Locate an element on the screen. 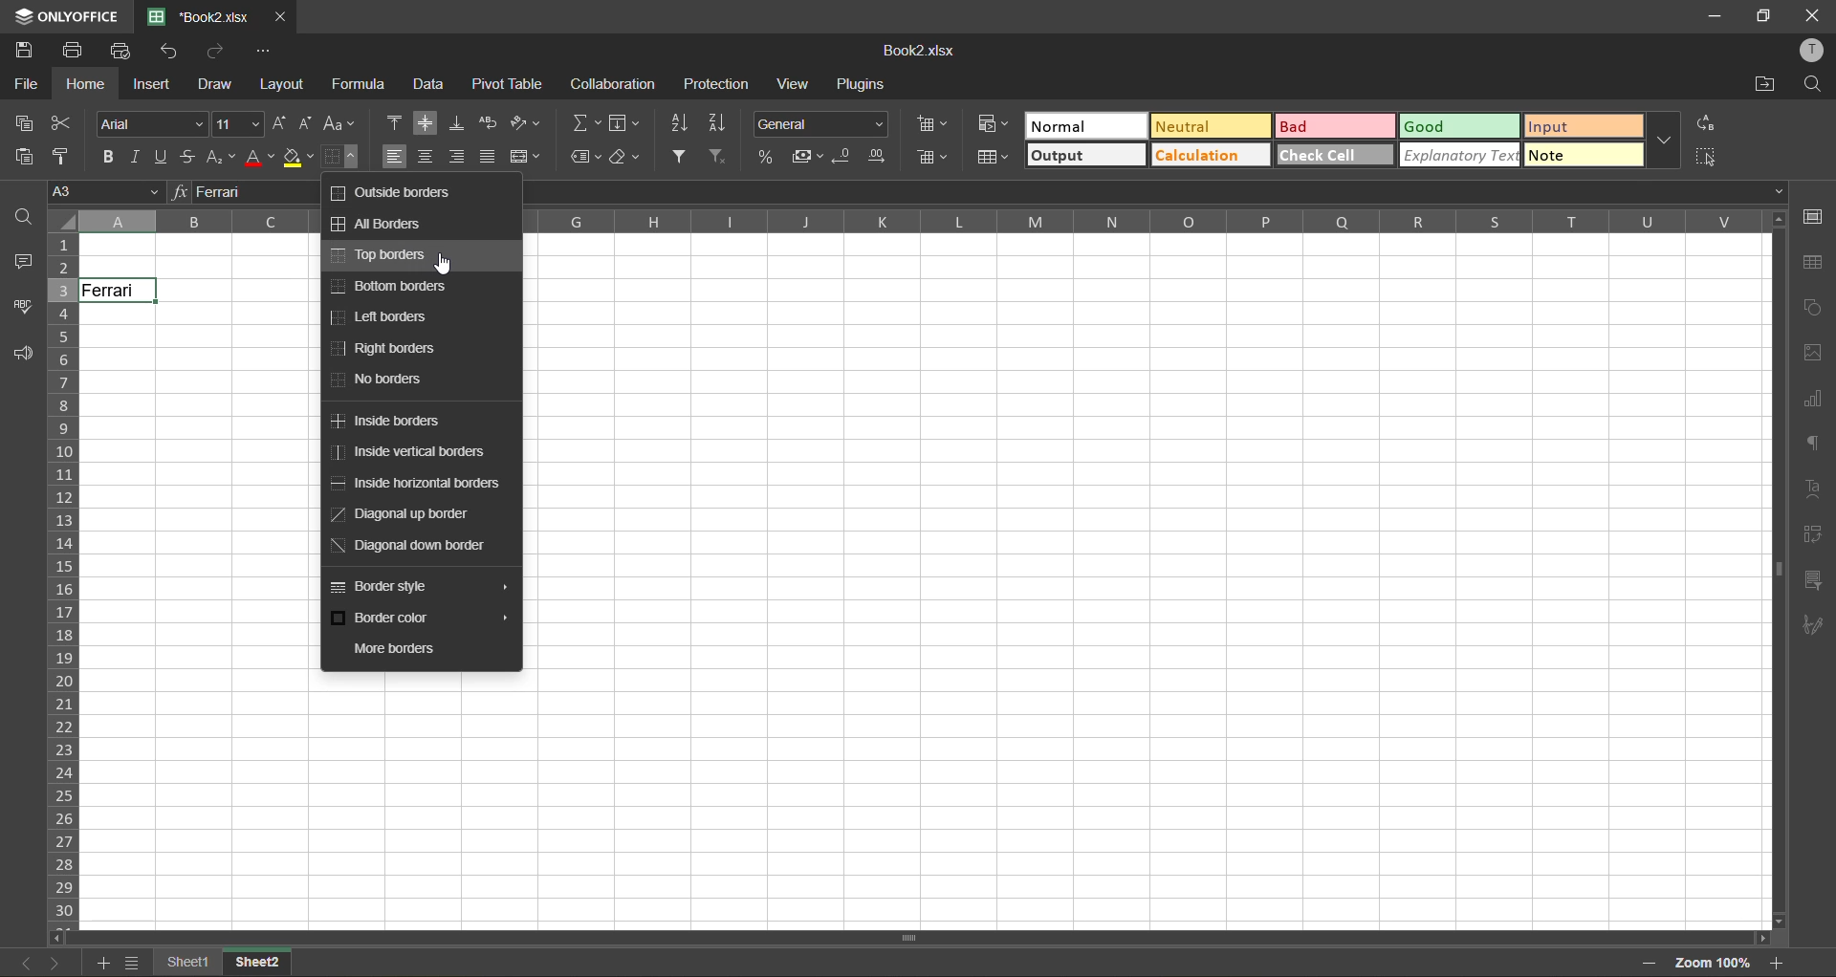 The width and height of the screenshot is (1836, 977). align top is located at coordinates (395, 122).